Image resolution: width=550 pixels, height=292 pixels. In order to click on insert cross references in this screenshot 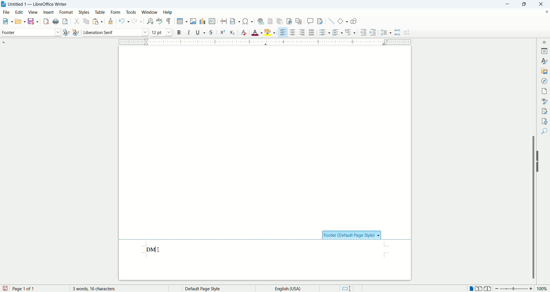, I will do `click(299, 21)`.